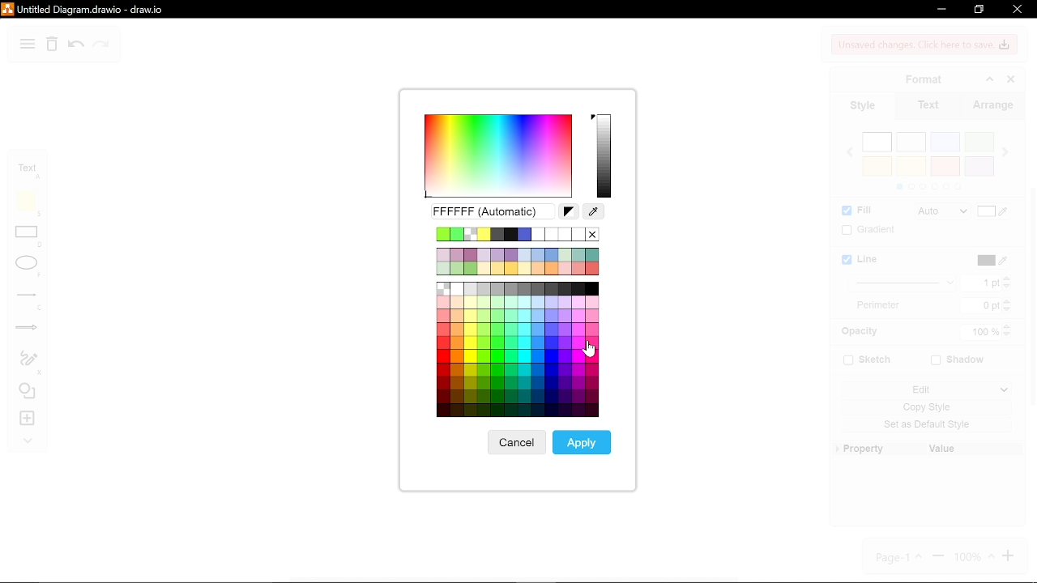  What do you see at coordinates (85, 9) in the screenshot?
I see `current window` at bounding box center [85, 9].